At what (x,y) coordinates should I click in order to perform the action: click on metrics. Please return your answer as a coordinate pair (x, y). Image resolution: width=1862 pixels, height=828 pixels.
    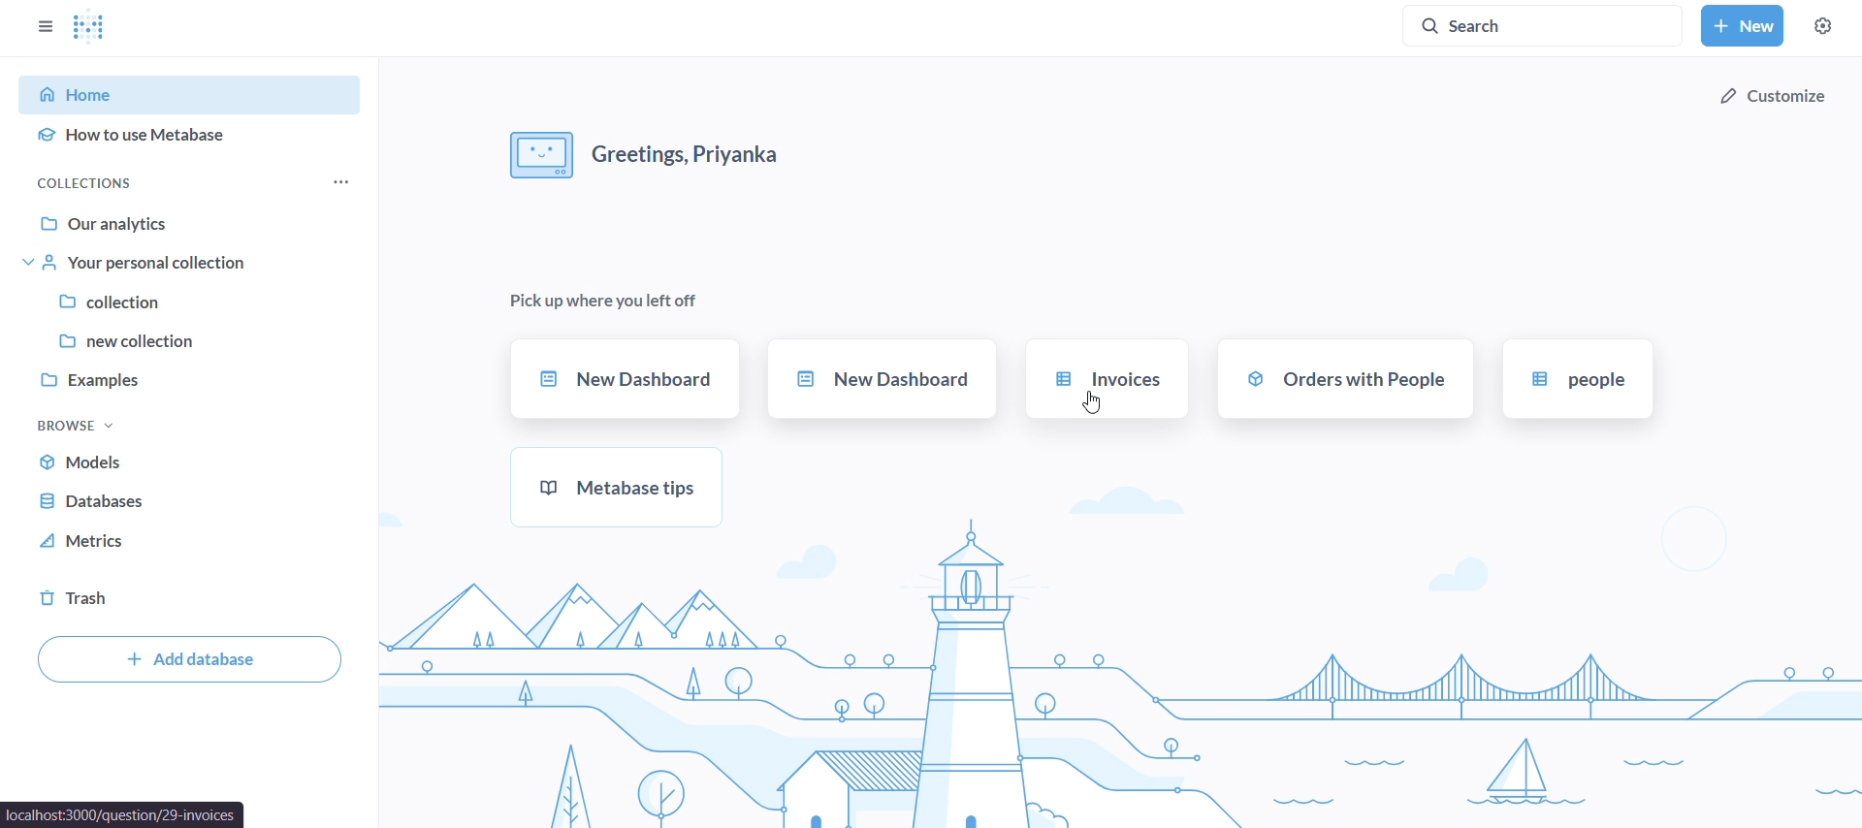
    Looking at the image, I should click on (82, 540).